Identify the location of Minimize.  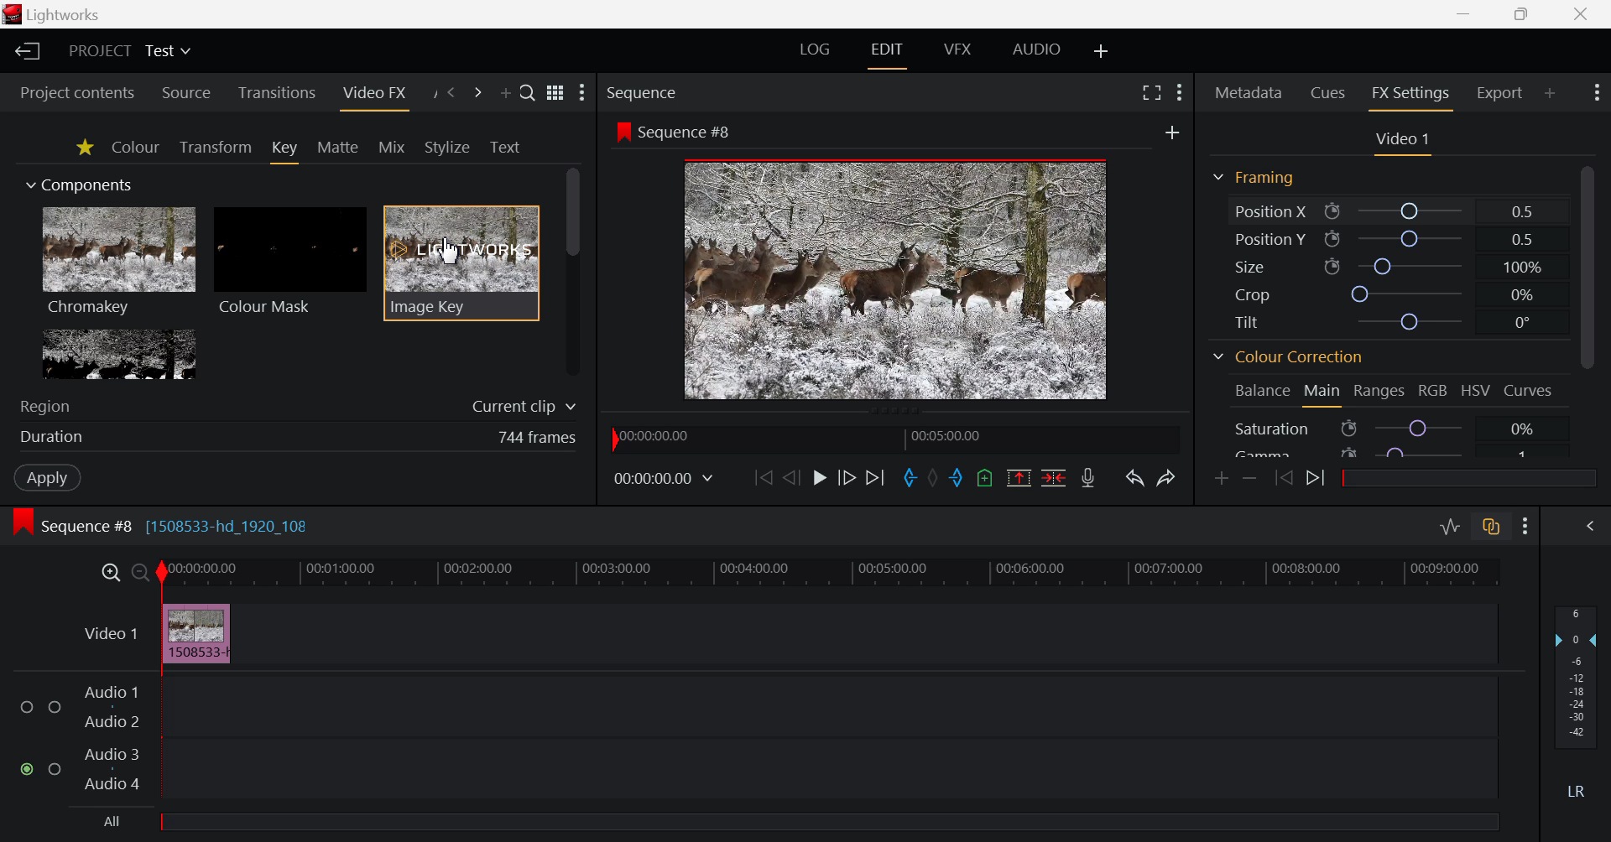
(1521, 13).